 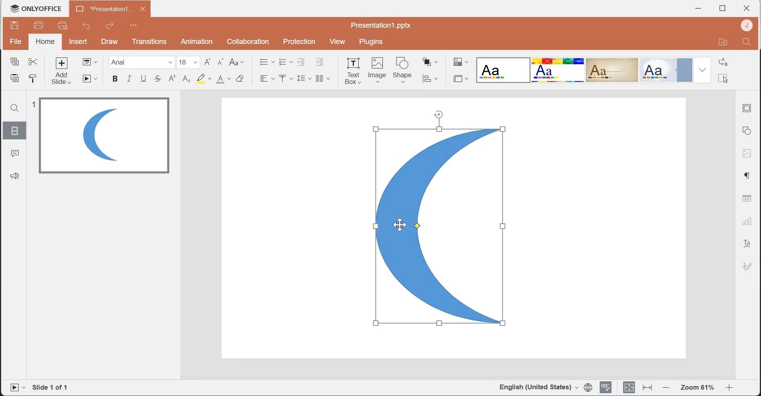 I want to click on Image, so click(x=748, y=154).